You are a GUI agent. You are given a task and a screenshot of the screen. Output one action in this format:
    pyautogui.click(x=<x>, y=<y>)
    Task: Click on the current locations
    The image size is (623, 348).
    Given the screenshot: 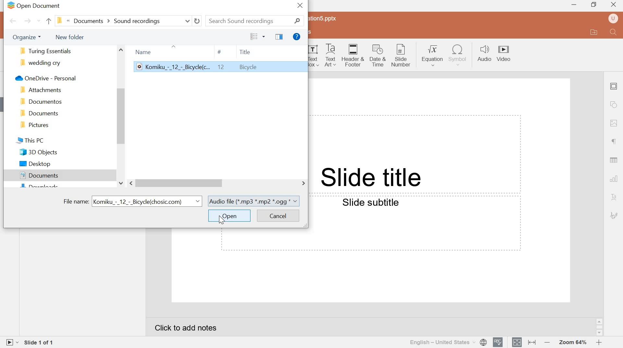 What is the action you would take?
    pyautogui.click(x=109, y=21)
    